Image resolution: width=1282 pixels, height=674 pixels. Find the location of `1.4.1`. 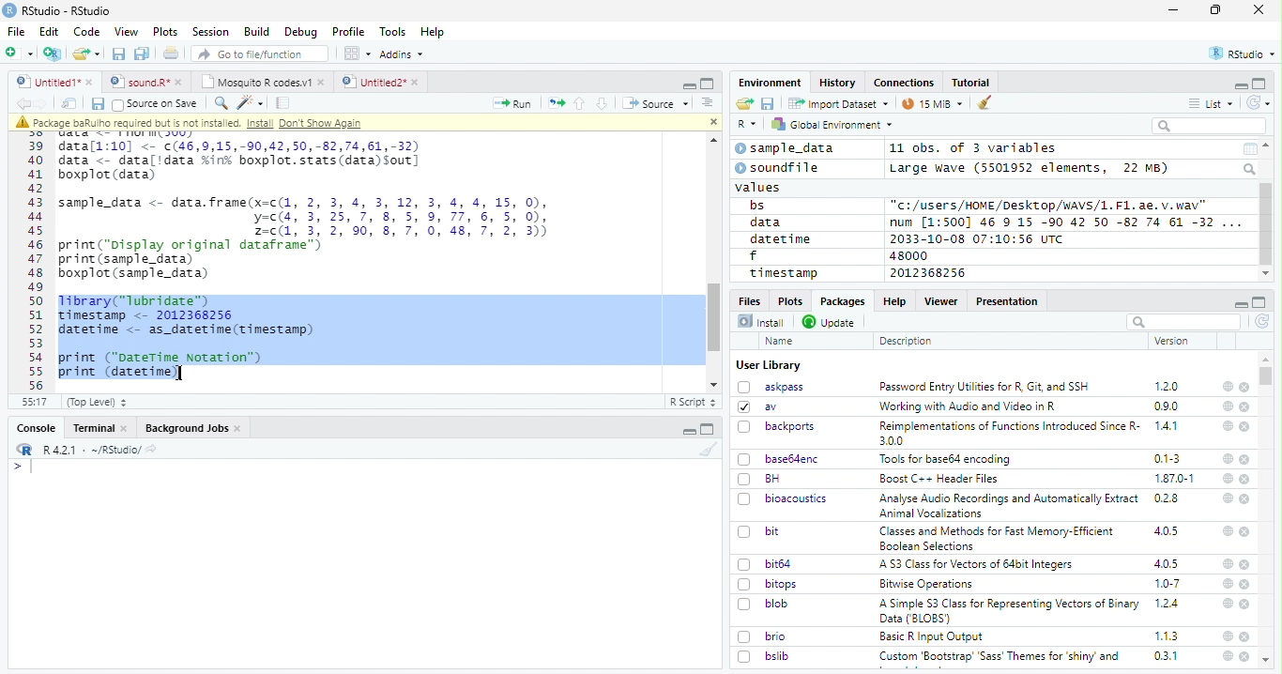

1.4.1 is located at coordinates (1168, 425).